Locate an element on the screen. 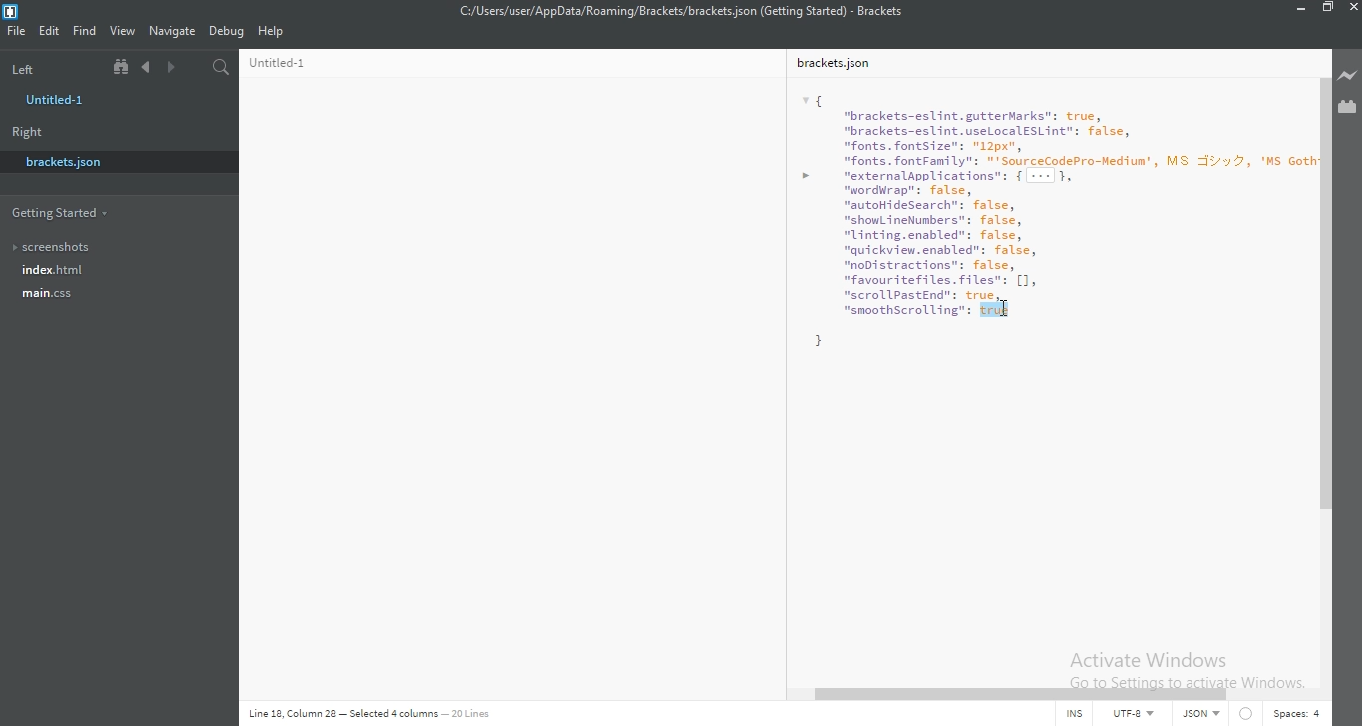 The width and height of the screenshot is (1362, 726). Debug is located at coordinates (228, 30).